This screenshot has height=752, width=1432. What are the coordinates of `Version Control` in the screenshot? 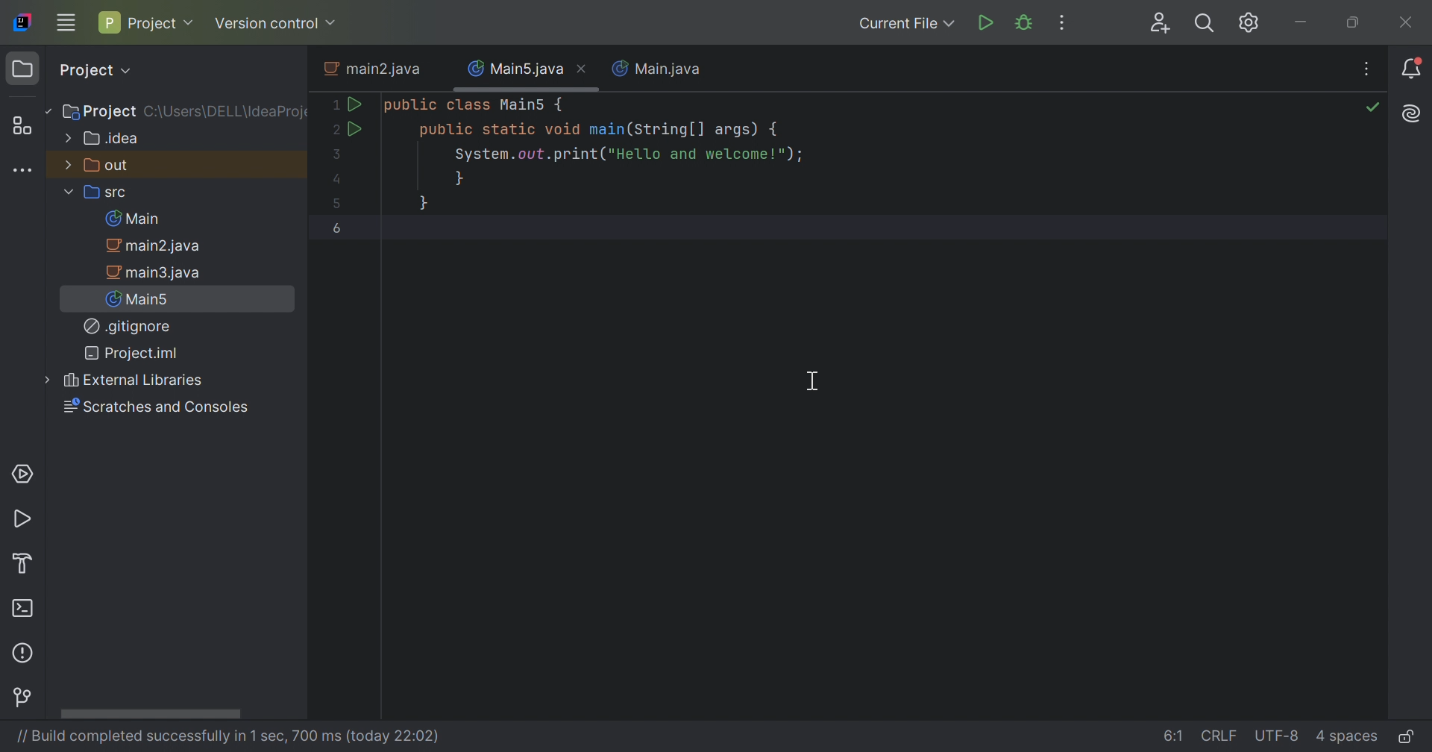 It's located at (25, 699).